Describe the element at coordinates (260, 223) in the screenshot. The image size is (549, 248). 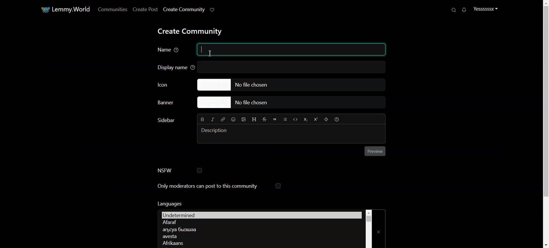
I see `Language` at that location.